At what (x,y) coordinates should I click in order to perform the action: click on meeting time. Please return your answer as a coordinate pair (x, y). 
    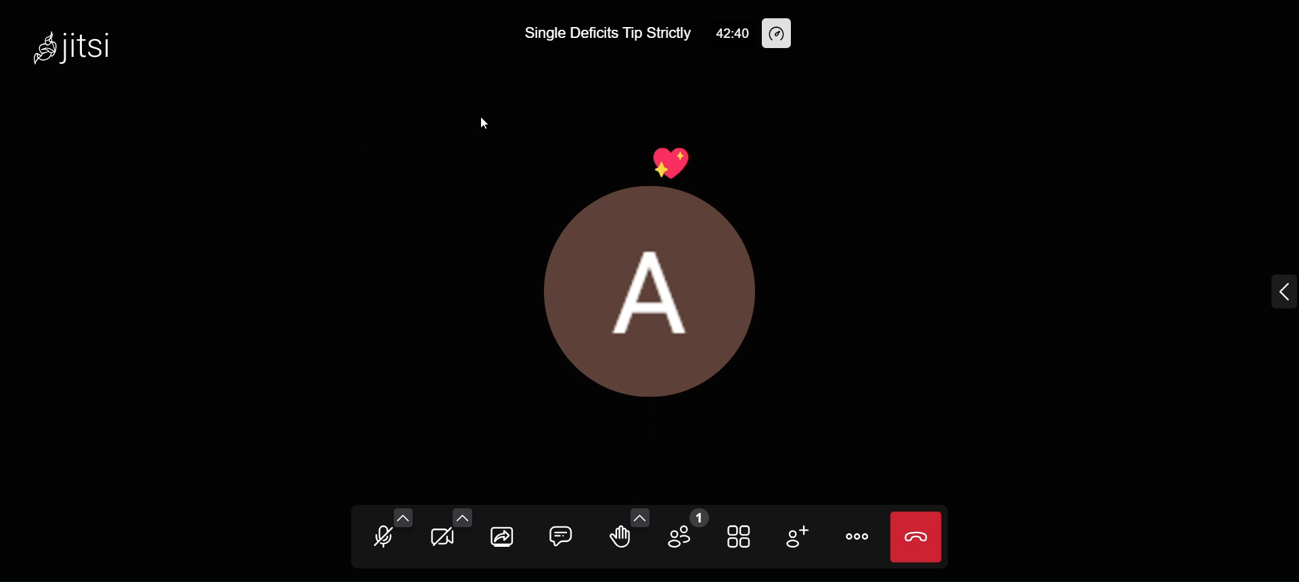
    Looking at the image, I should click on (729, 33).